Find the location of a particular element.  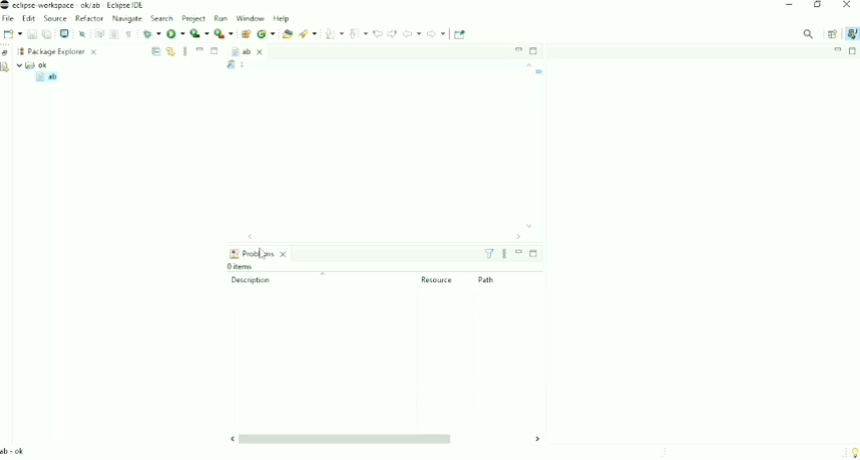

Minimize is located at coordinates (200, 50).